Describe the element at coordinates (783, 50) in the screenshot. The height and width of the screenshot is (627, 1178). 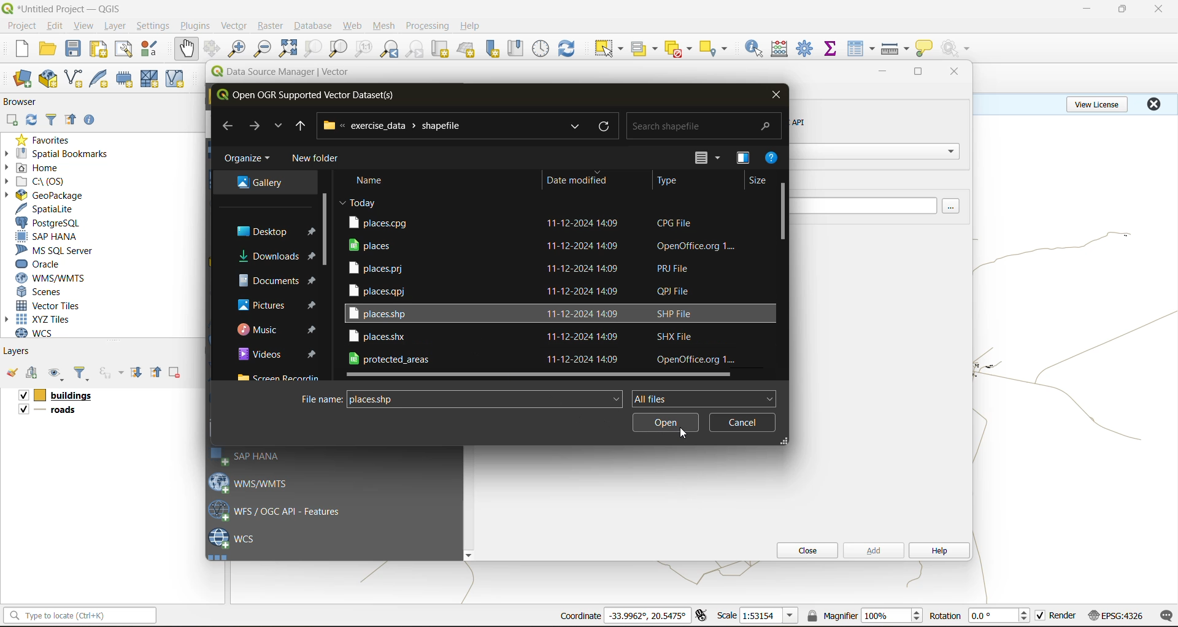
I see `calculator` at that location.